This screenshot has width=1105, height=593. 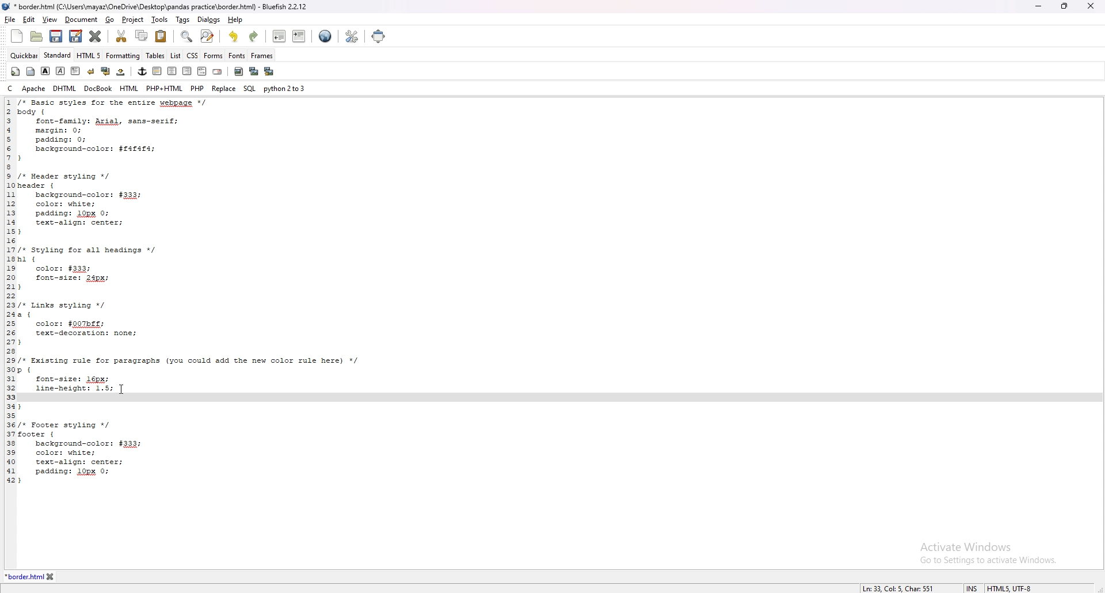 I want to click on save as, so click(x=75, y=36).